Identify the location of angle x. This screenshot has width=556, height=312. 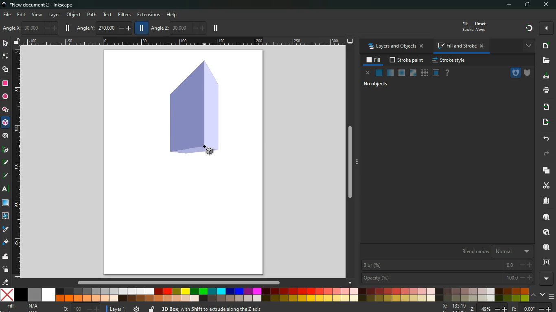
(33, 28).